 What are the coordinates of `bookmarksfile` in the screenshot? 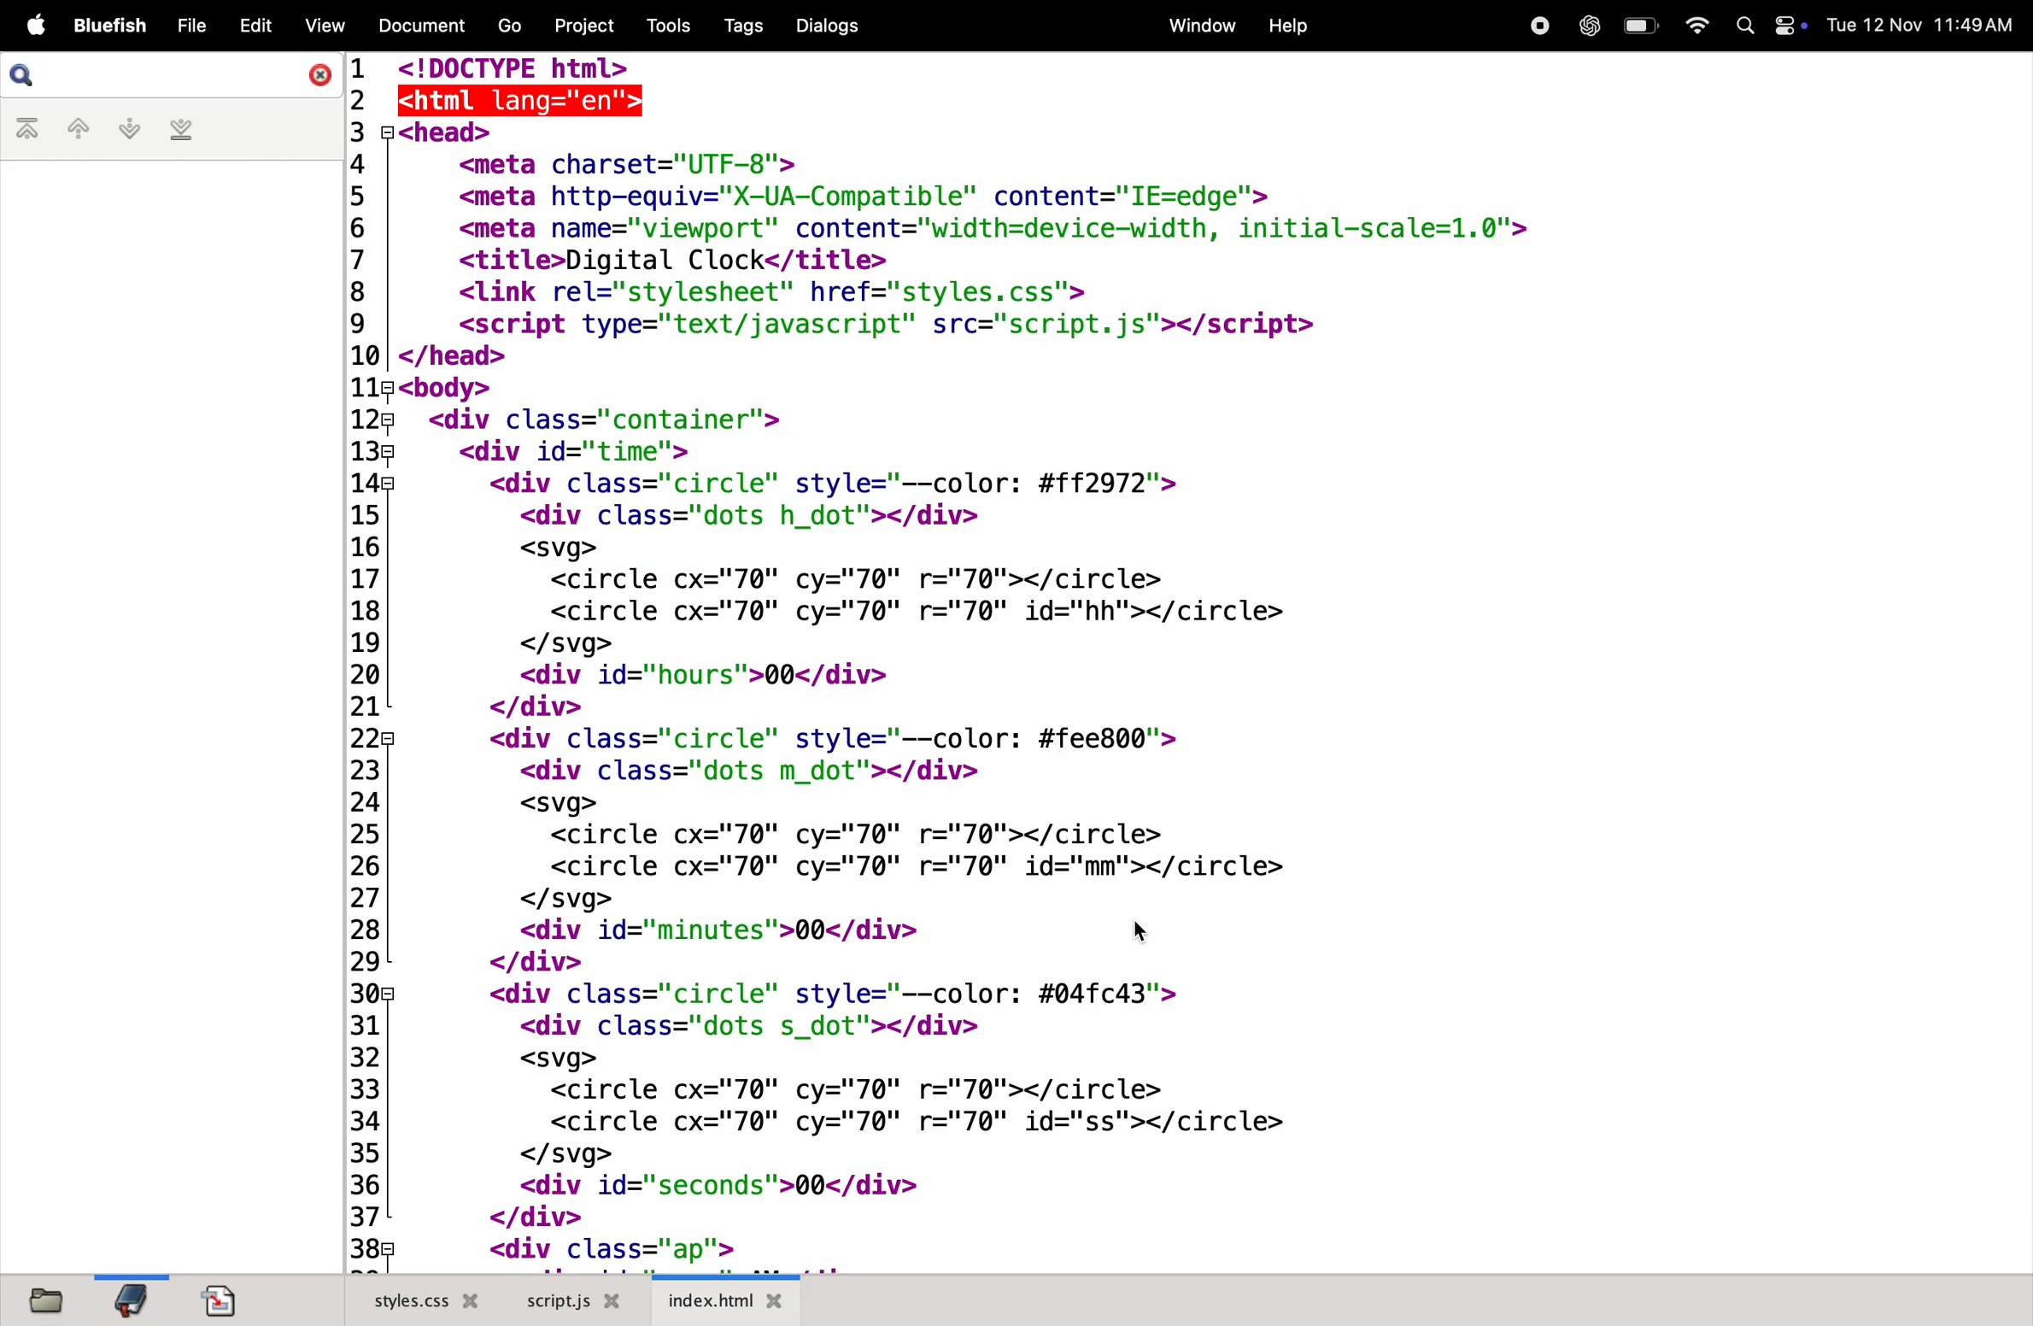 It's located at (127, 1298).